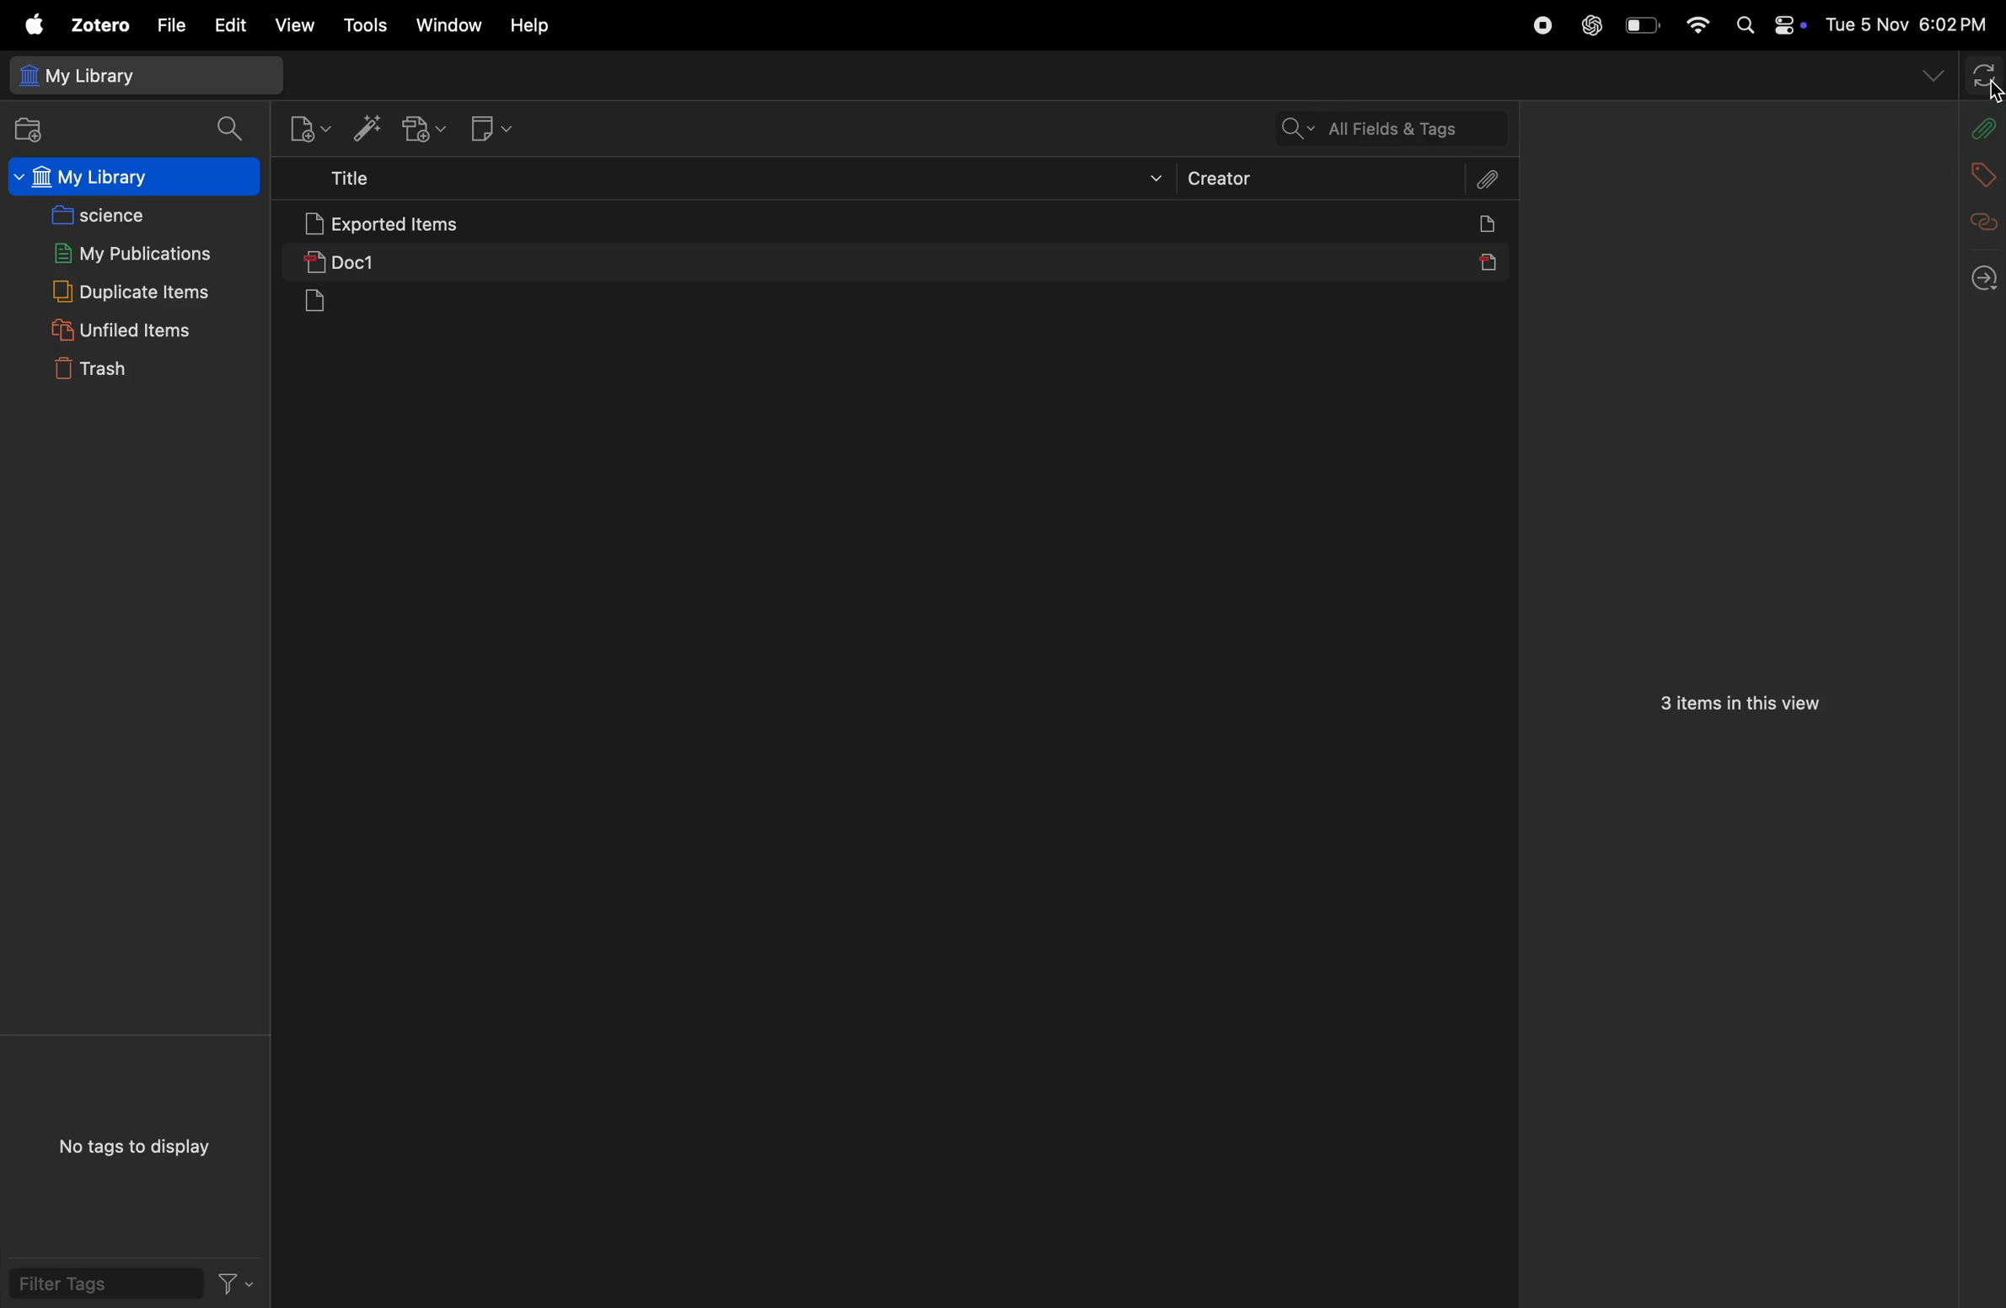 The width and height of the screenshot is (2006, 1308). What do you see at coordinates (29, 132) in the screenshot?
I see `add files` at bounding box center [29, 132].